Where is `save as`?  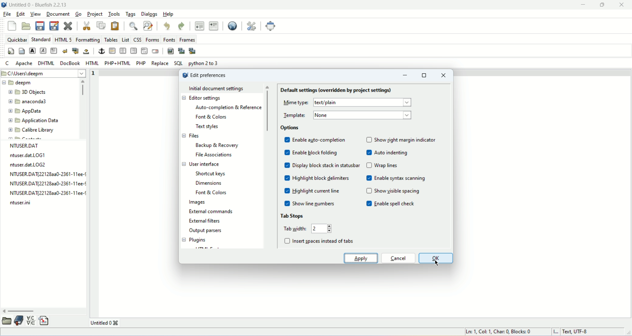
save as is located at coordinates (54, 26).